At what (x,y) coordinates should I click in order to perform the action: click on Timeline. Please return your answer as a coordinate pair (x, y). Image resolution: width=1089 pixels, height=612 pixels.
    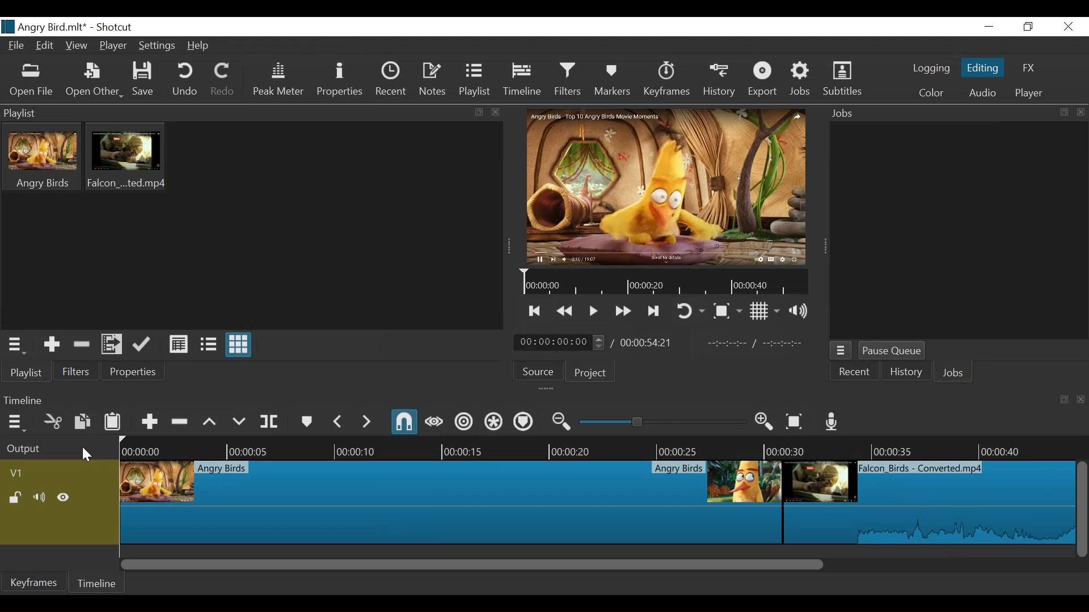
    Looking at the image, I should click on (603, 447).